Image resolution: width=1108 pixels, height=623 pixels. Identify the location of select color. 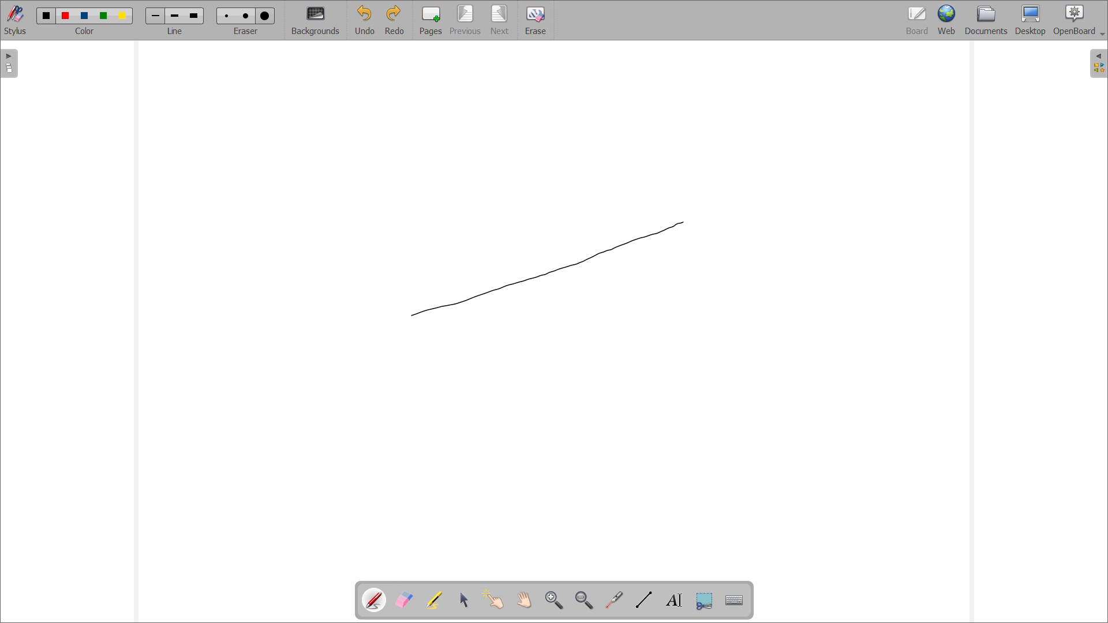
(84, 31).